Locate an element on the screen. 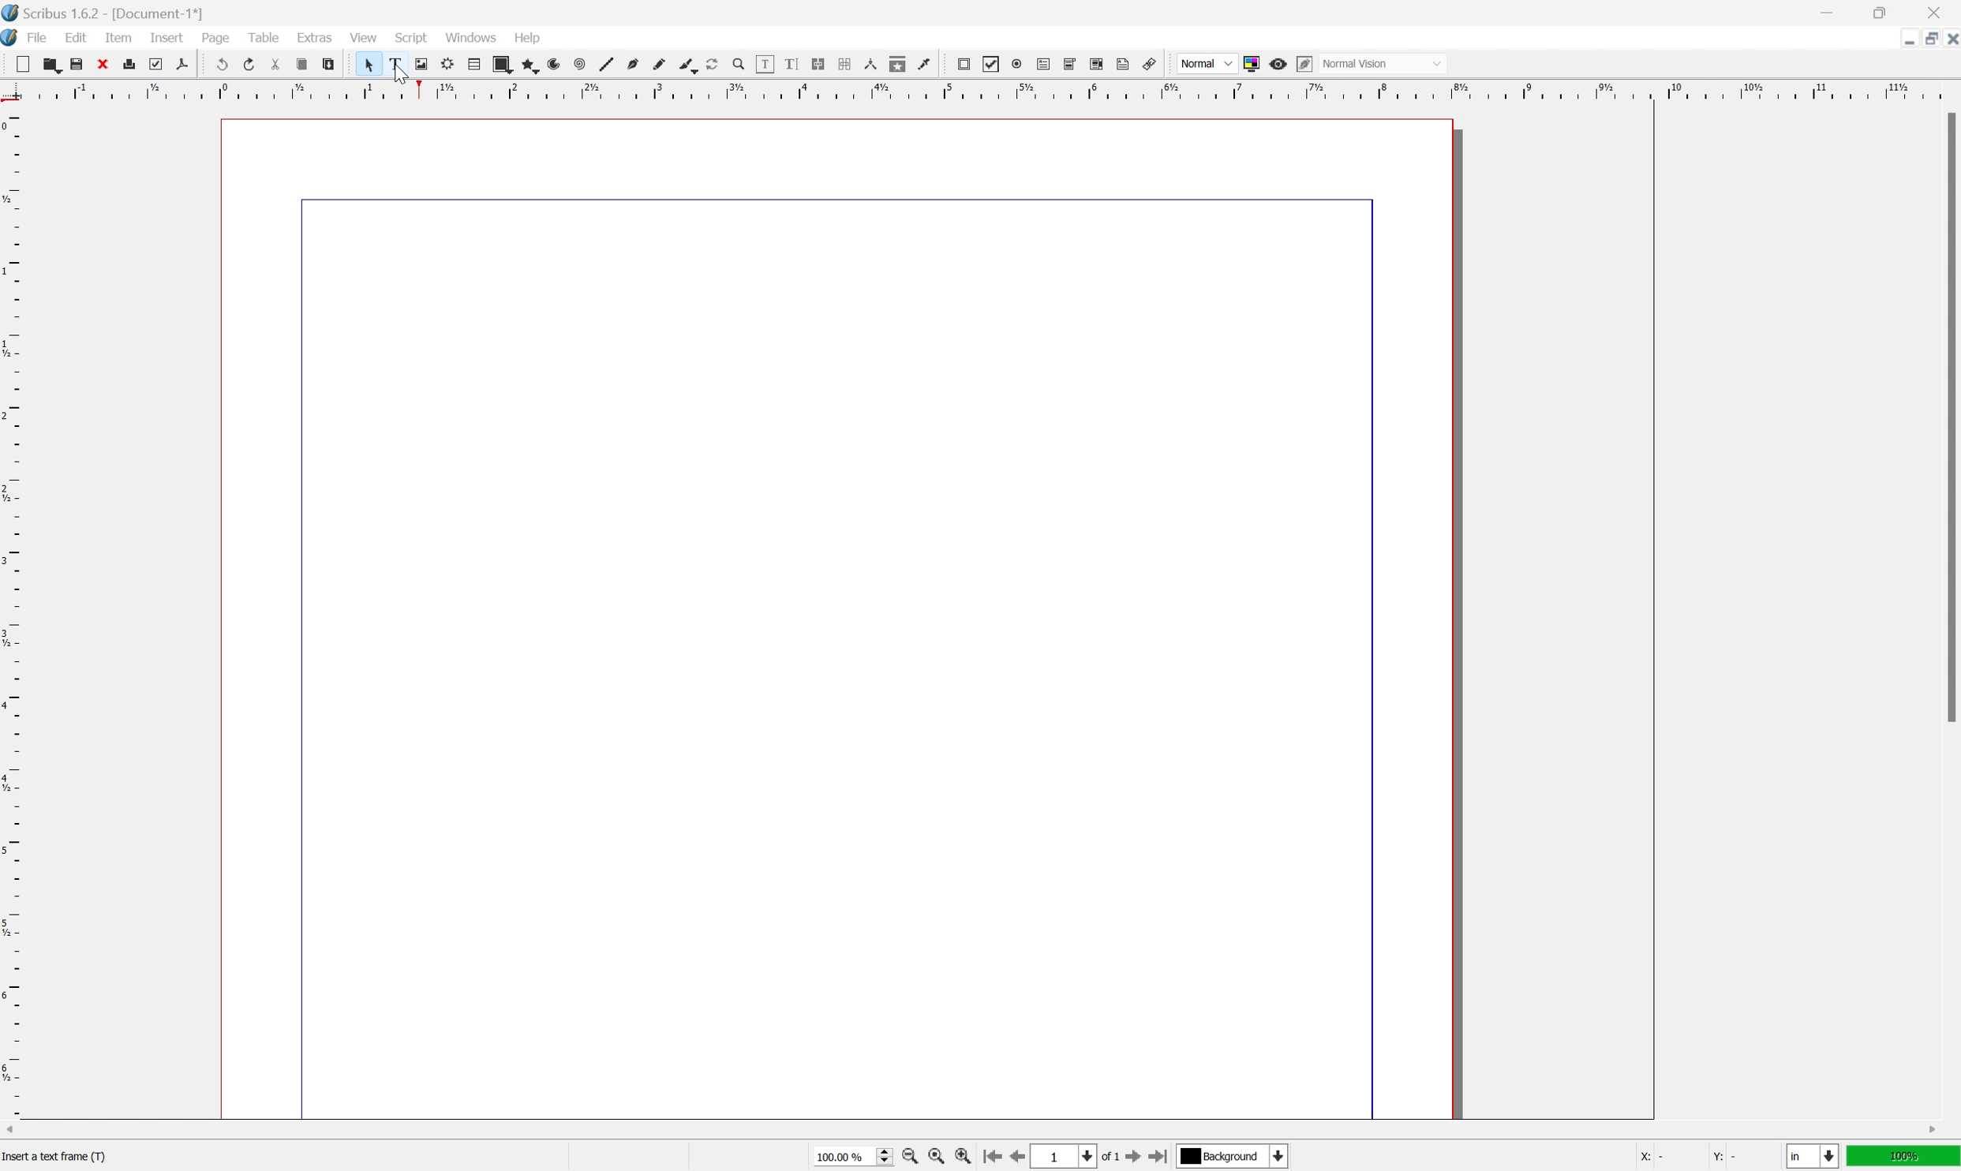 The width and height of the screenshot is (1961, 1171). shape is located at coordinates (502, 65).